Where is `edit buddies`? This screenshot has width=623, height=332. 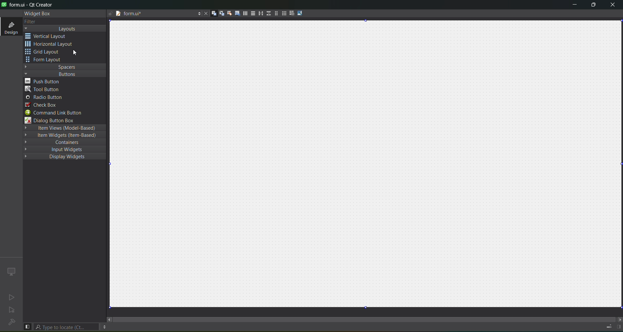 edit buddies is located at coordinates (228, 13).